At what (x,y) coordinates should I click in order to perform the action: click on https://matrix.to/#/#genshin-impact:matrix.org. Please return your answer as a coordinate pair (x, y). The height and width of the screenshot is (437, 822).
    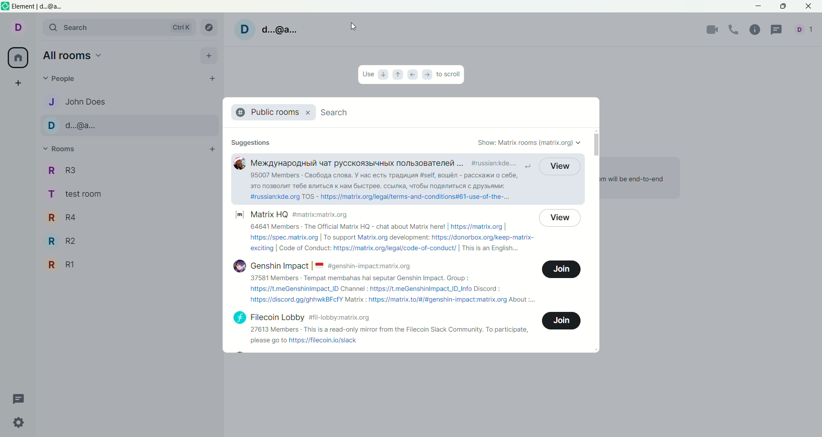
    Looking at the image, I should click on (438, 300).